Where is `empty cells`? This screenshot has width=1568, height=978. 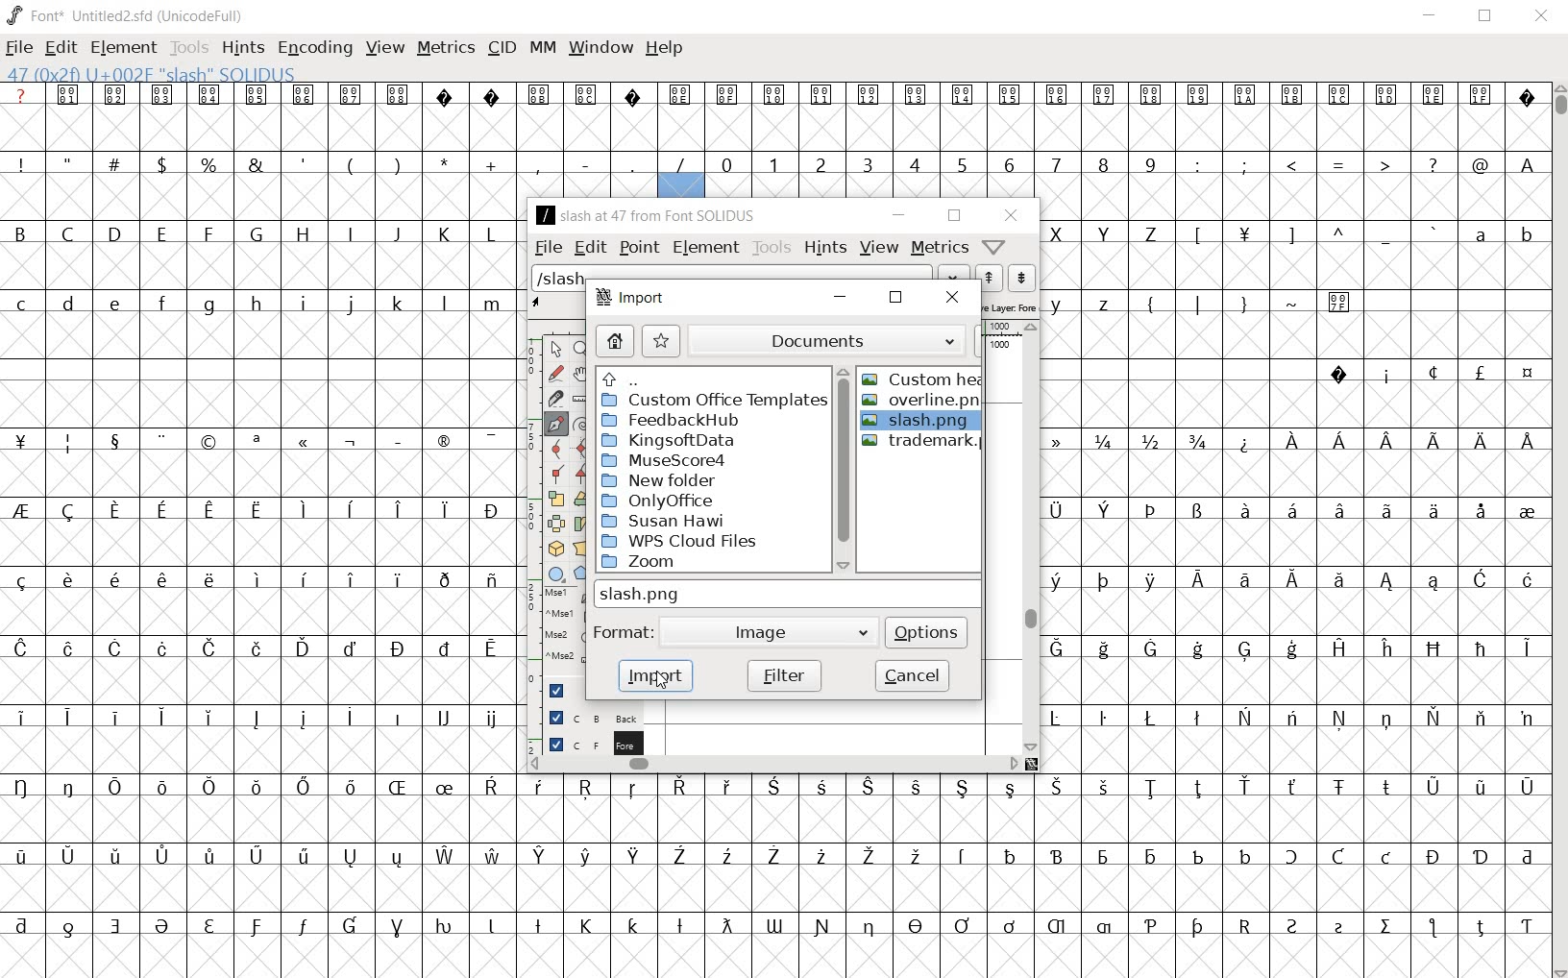
empty cells is located at coordinates (1296, 750).